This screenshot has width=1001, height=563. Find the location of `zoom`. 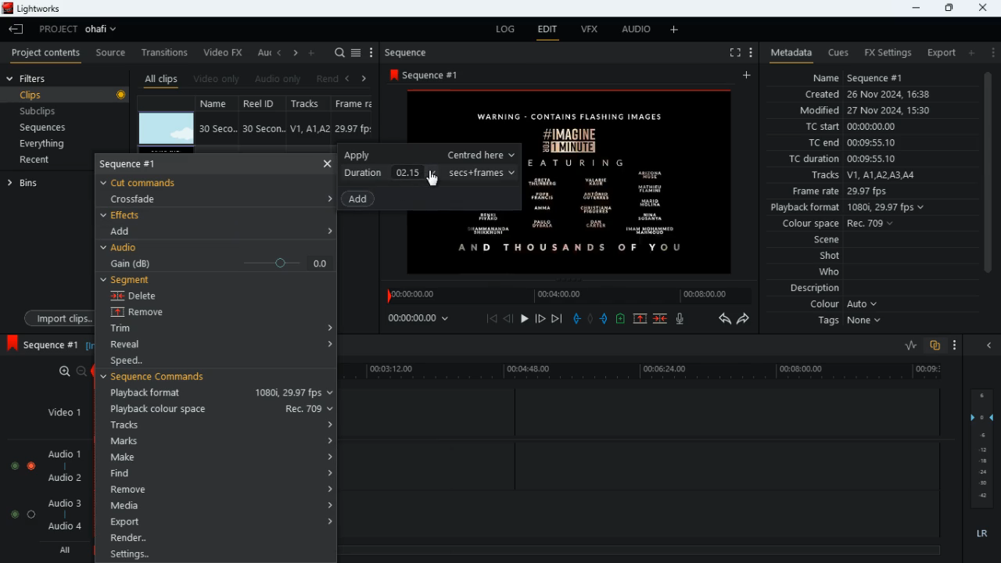

zoom is located at coordinates (66, 371).